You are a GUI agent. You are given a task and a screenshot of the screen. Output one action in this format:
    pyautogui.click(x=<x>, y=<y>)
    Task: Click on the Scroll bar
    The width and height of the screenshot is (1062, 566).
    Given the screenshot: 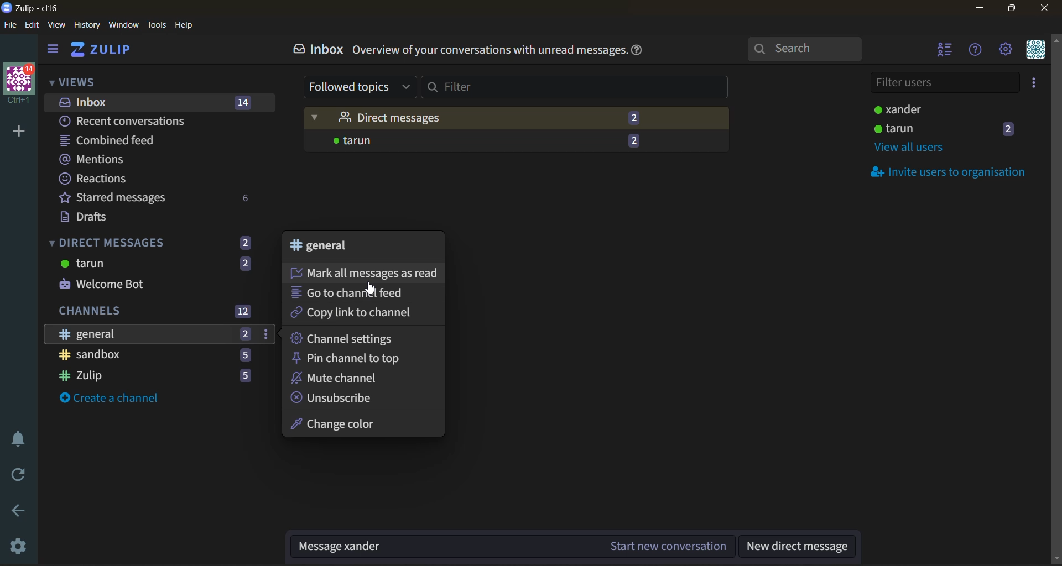 What is the action you would take?
    pyautogui.click(x=1055, y=298)
    